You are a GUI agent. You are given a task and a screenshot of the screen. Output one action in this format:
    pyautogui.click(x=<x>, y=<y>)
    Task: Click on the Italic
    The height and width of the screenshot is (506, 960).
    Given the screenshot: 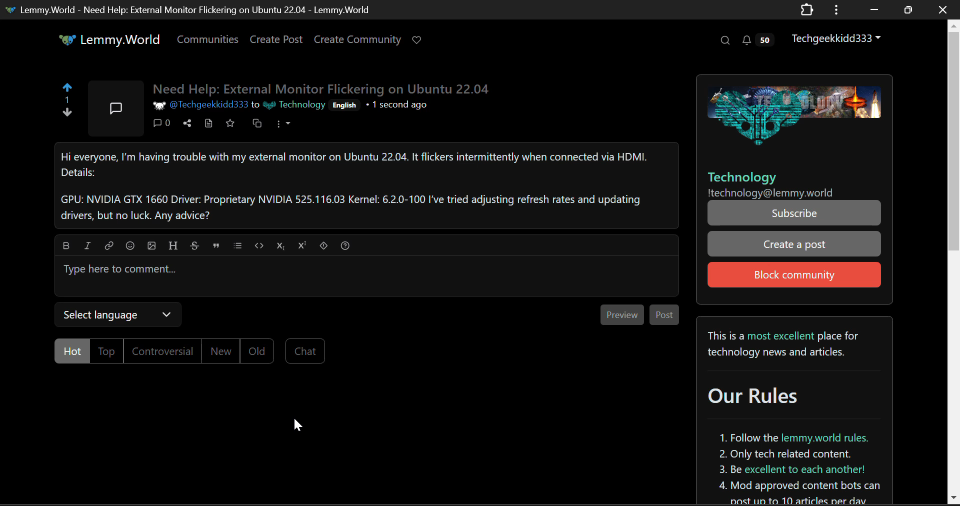 What is the action you would take?
    pyautogui.click(x=87, y=245)
    